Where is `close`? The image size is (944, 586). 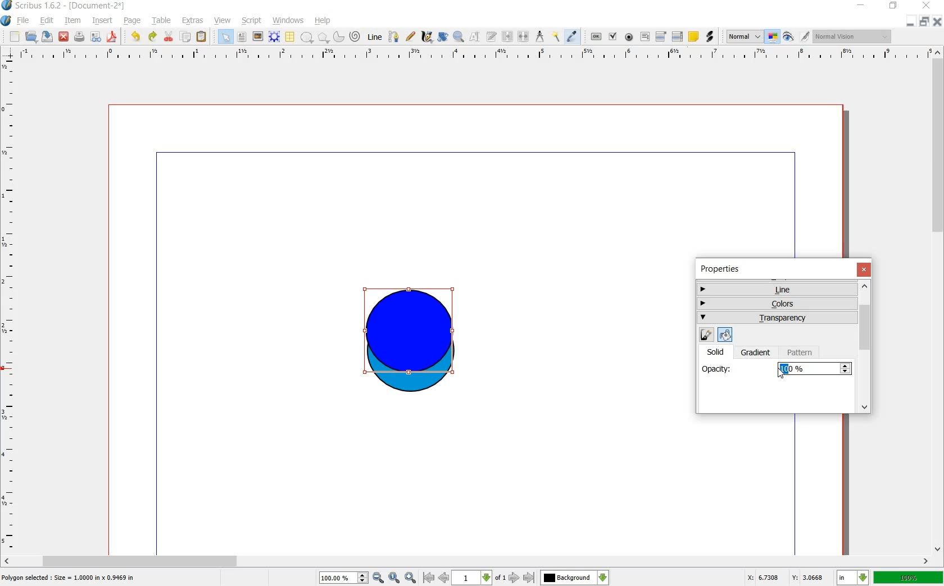 close is located at coordinates (865, 269).